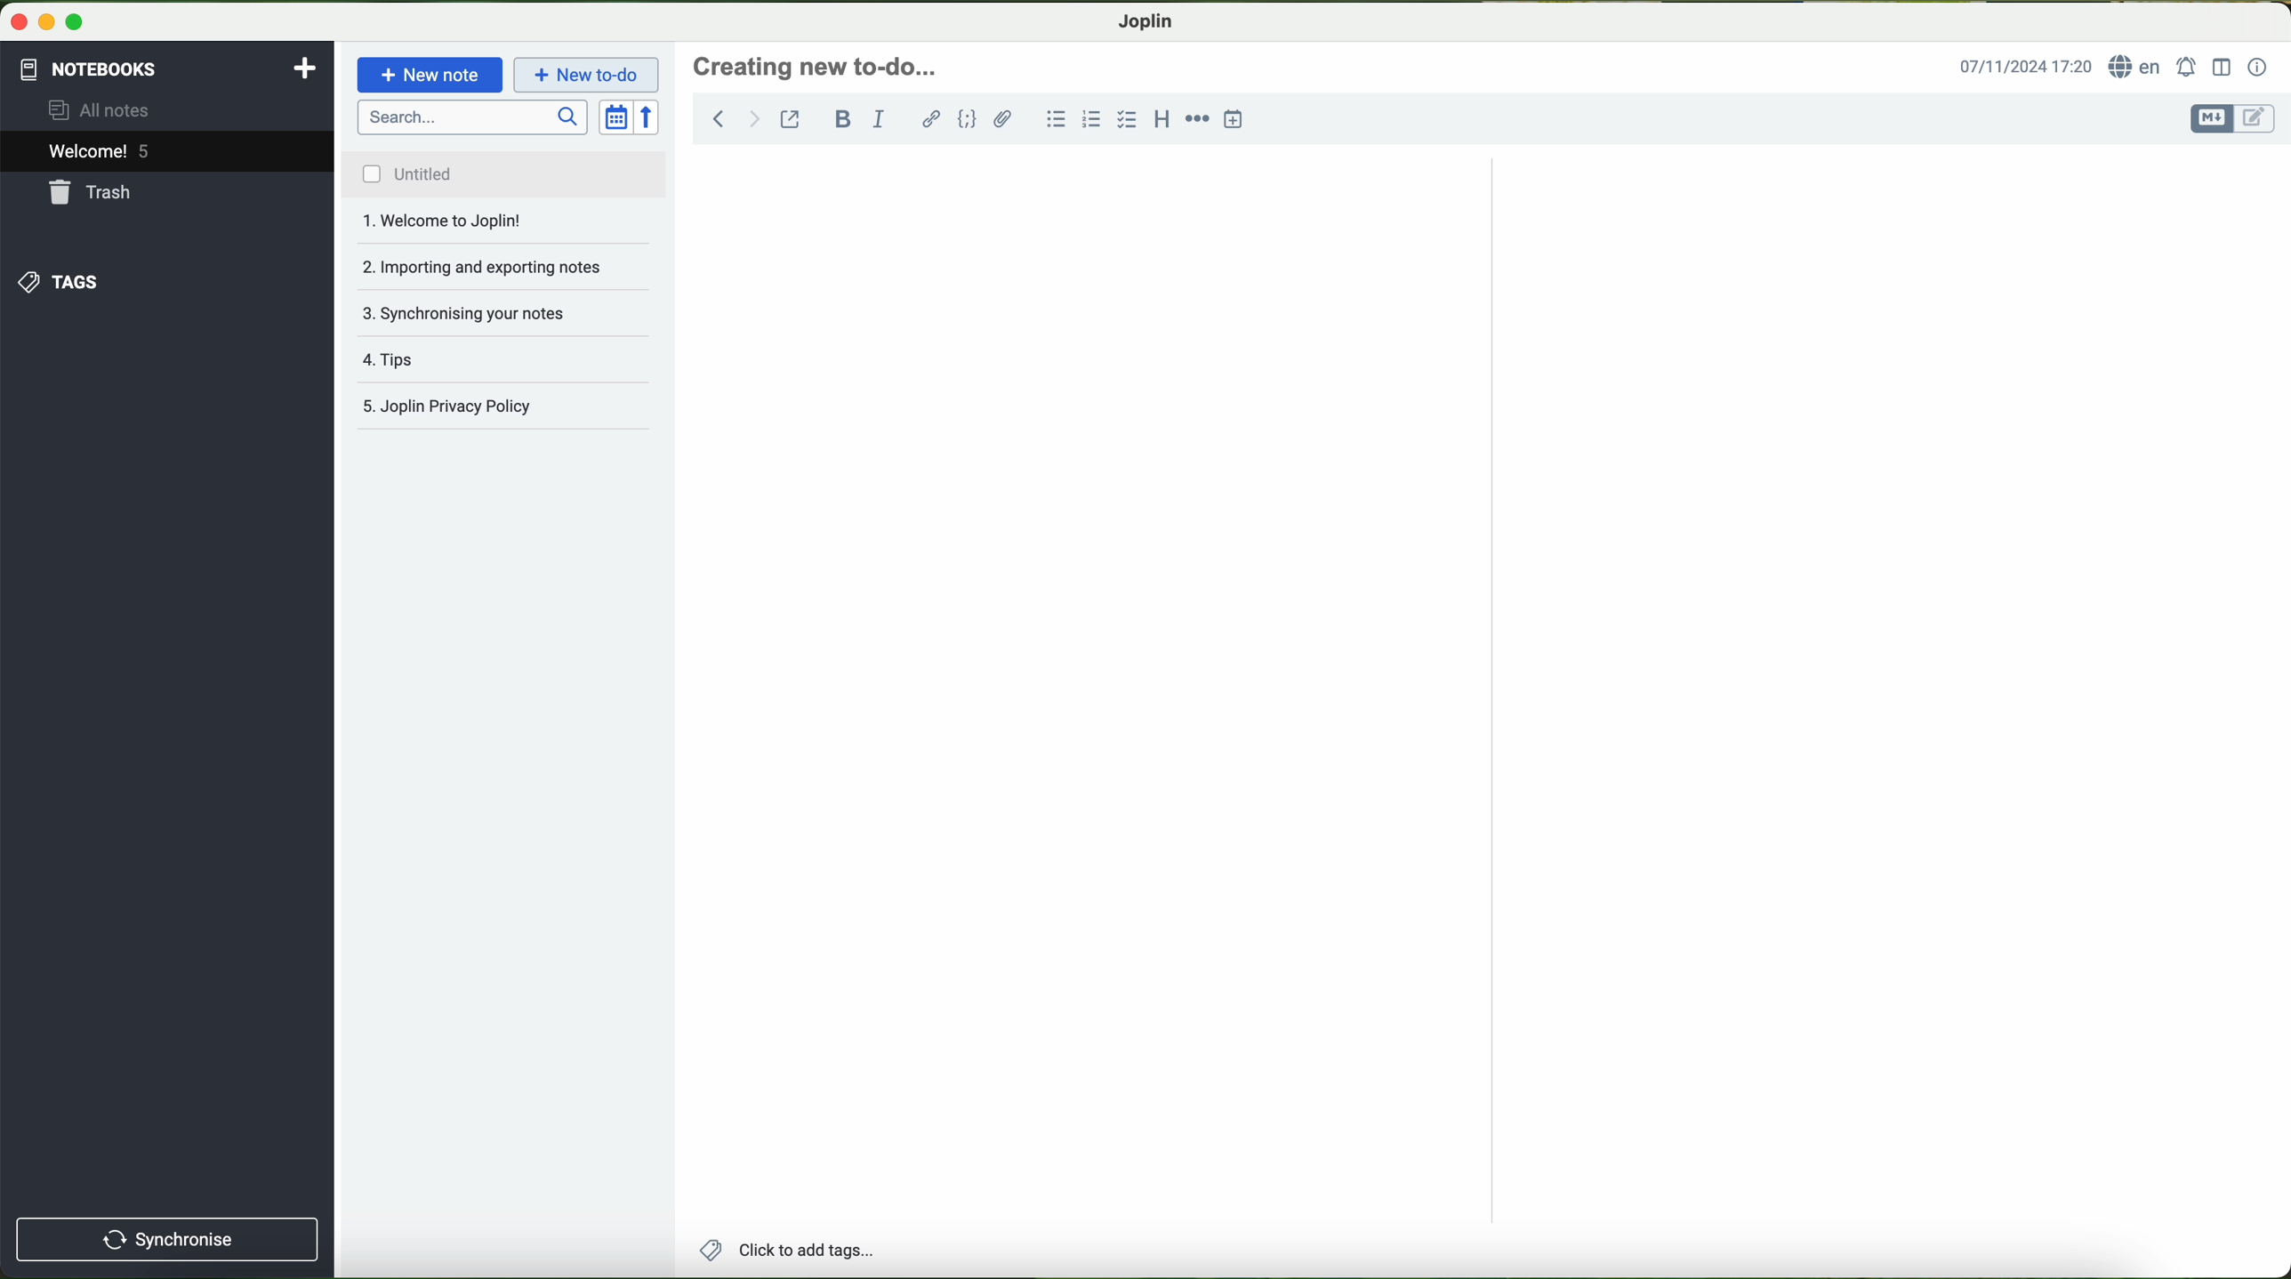  What do you see at coordinates (2223, 66) in the screenshot?
I see `toggle editor layout` at bounding box center [2223, 66].